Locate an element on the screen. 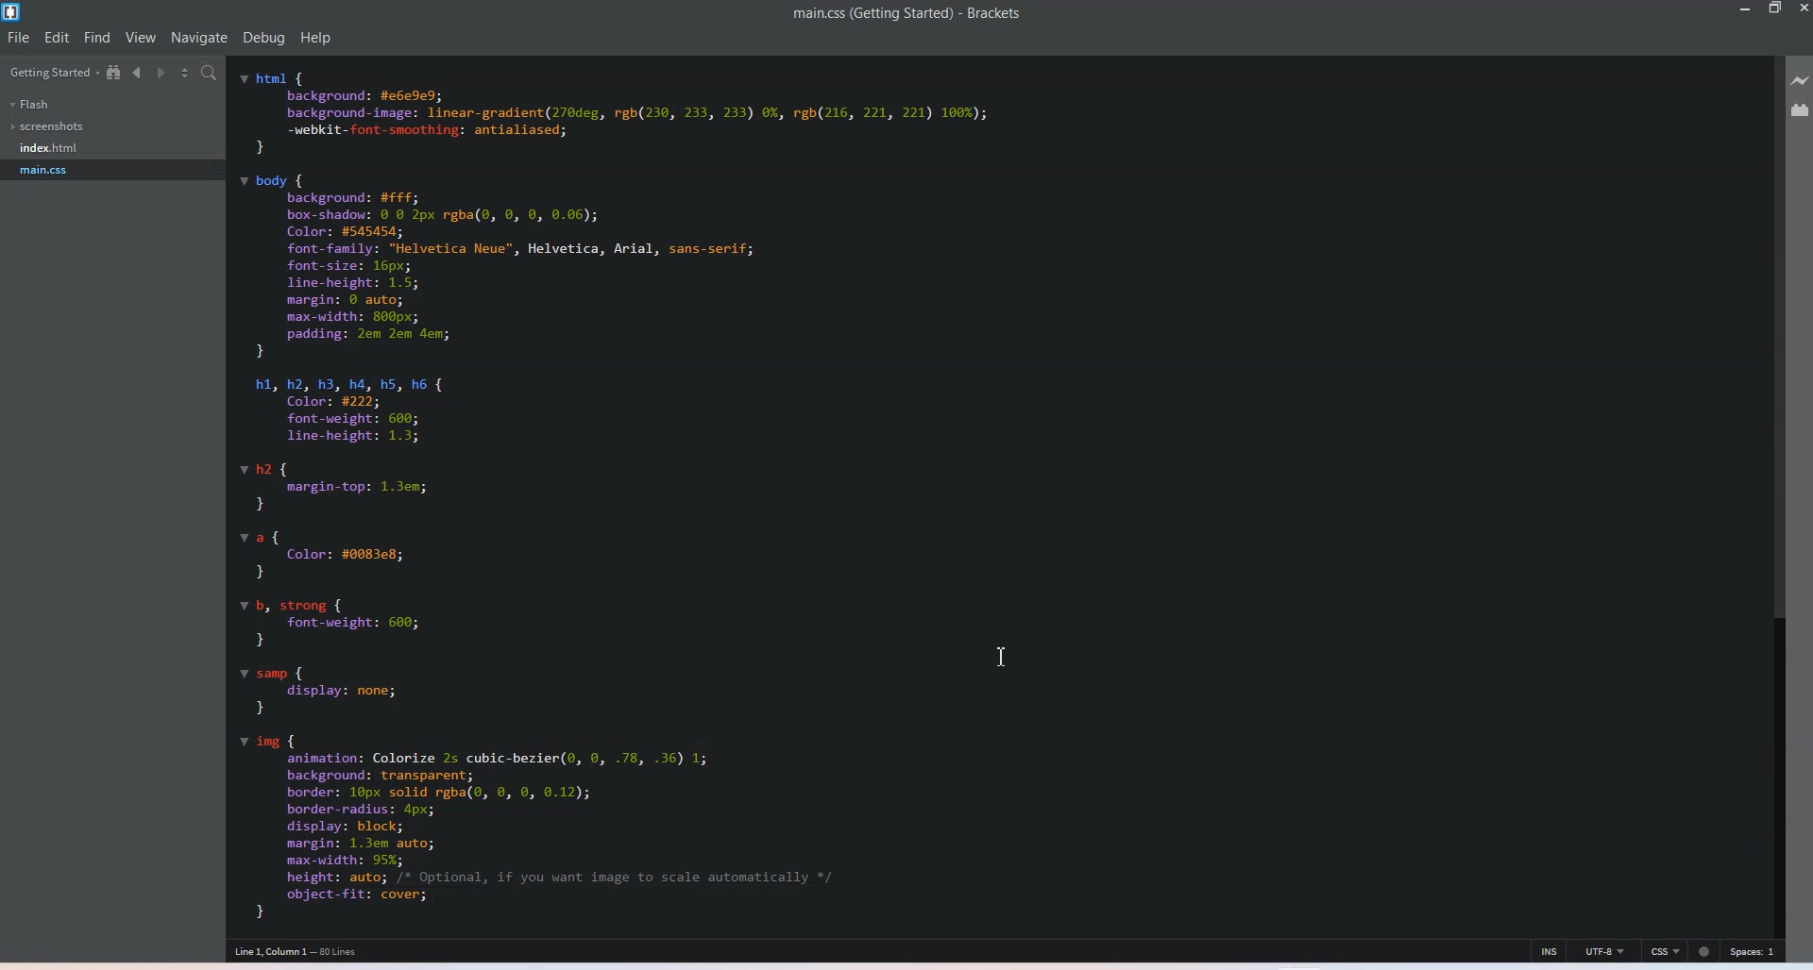  Maximize is located at coordinates (1776, 9).